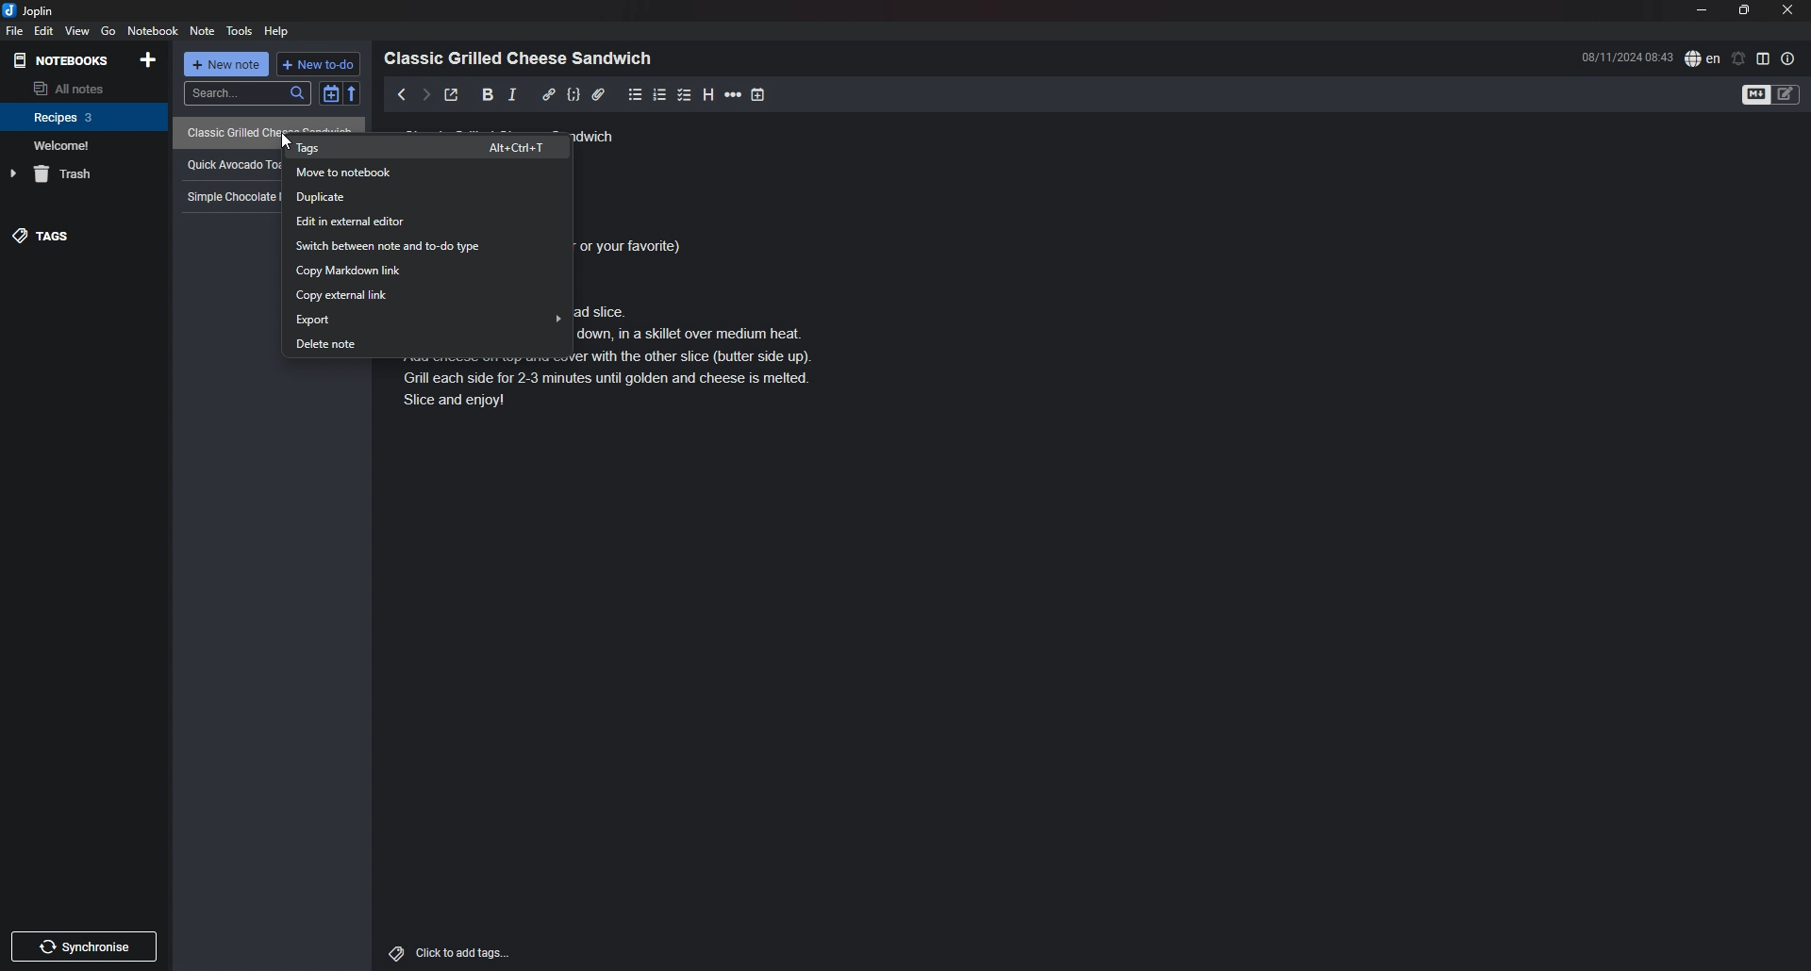  Describe the element at coordinates (425, 96) in the screenshot. I see `next` at that location.